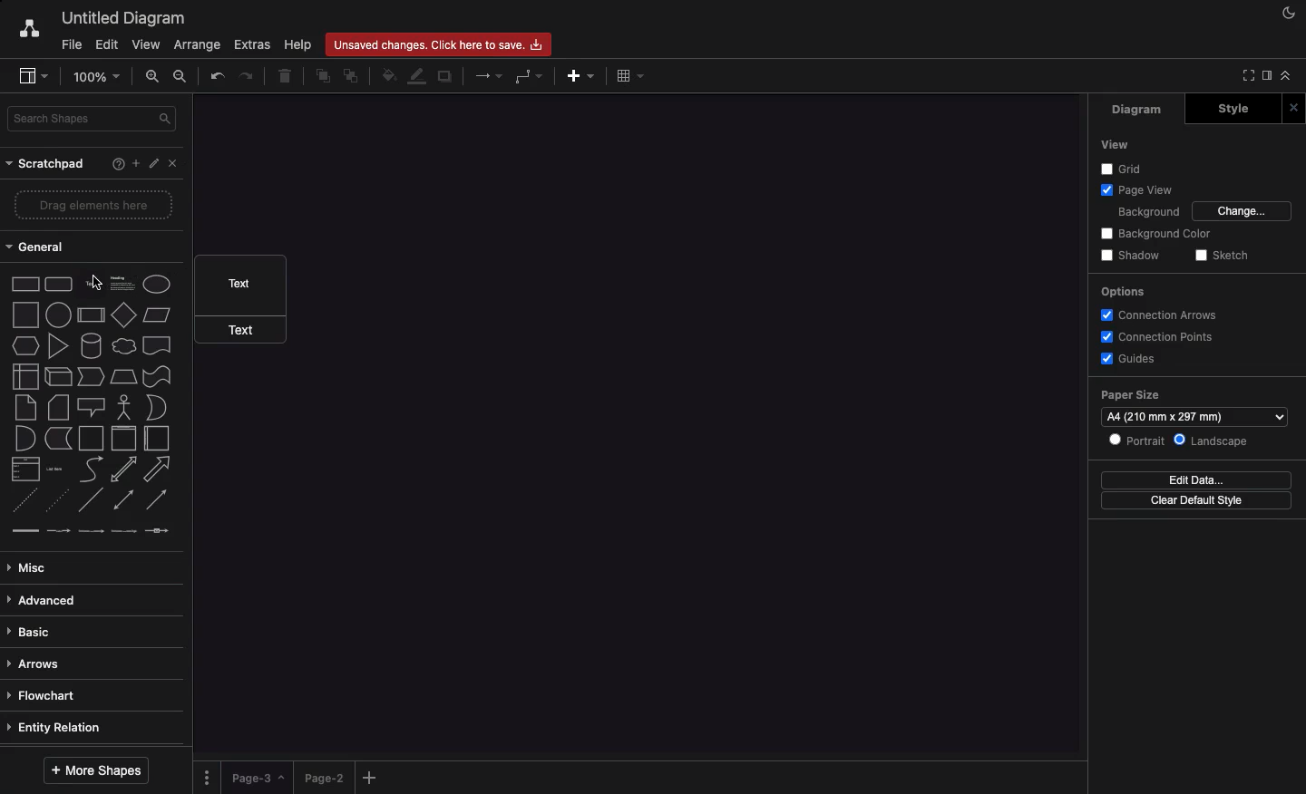  What do you see at coordinates (1156, 314) in the screenshot?
I see `Connection arrows` at bounding box center [1156, 314].